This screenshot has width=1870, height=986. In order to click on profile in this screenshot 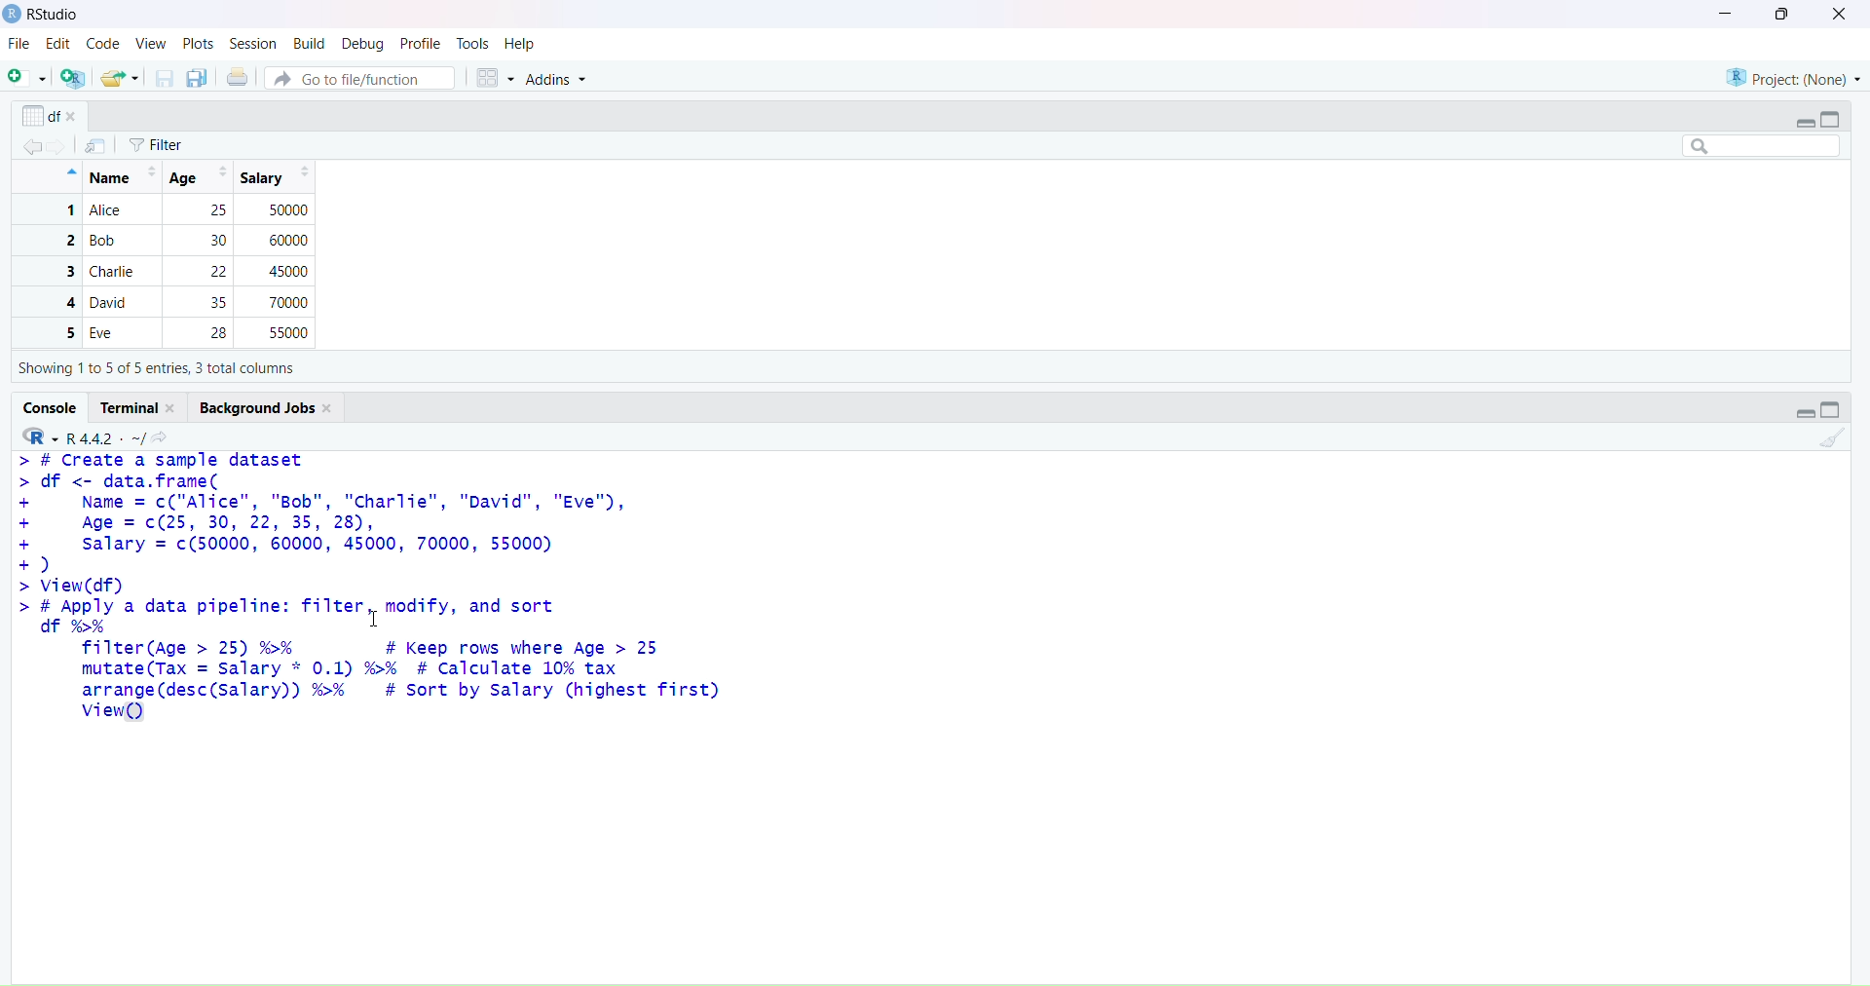, I will do `click(422, 44)`.